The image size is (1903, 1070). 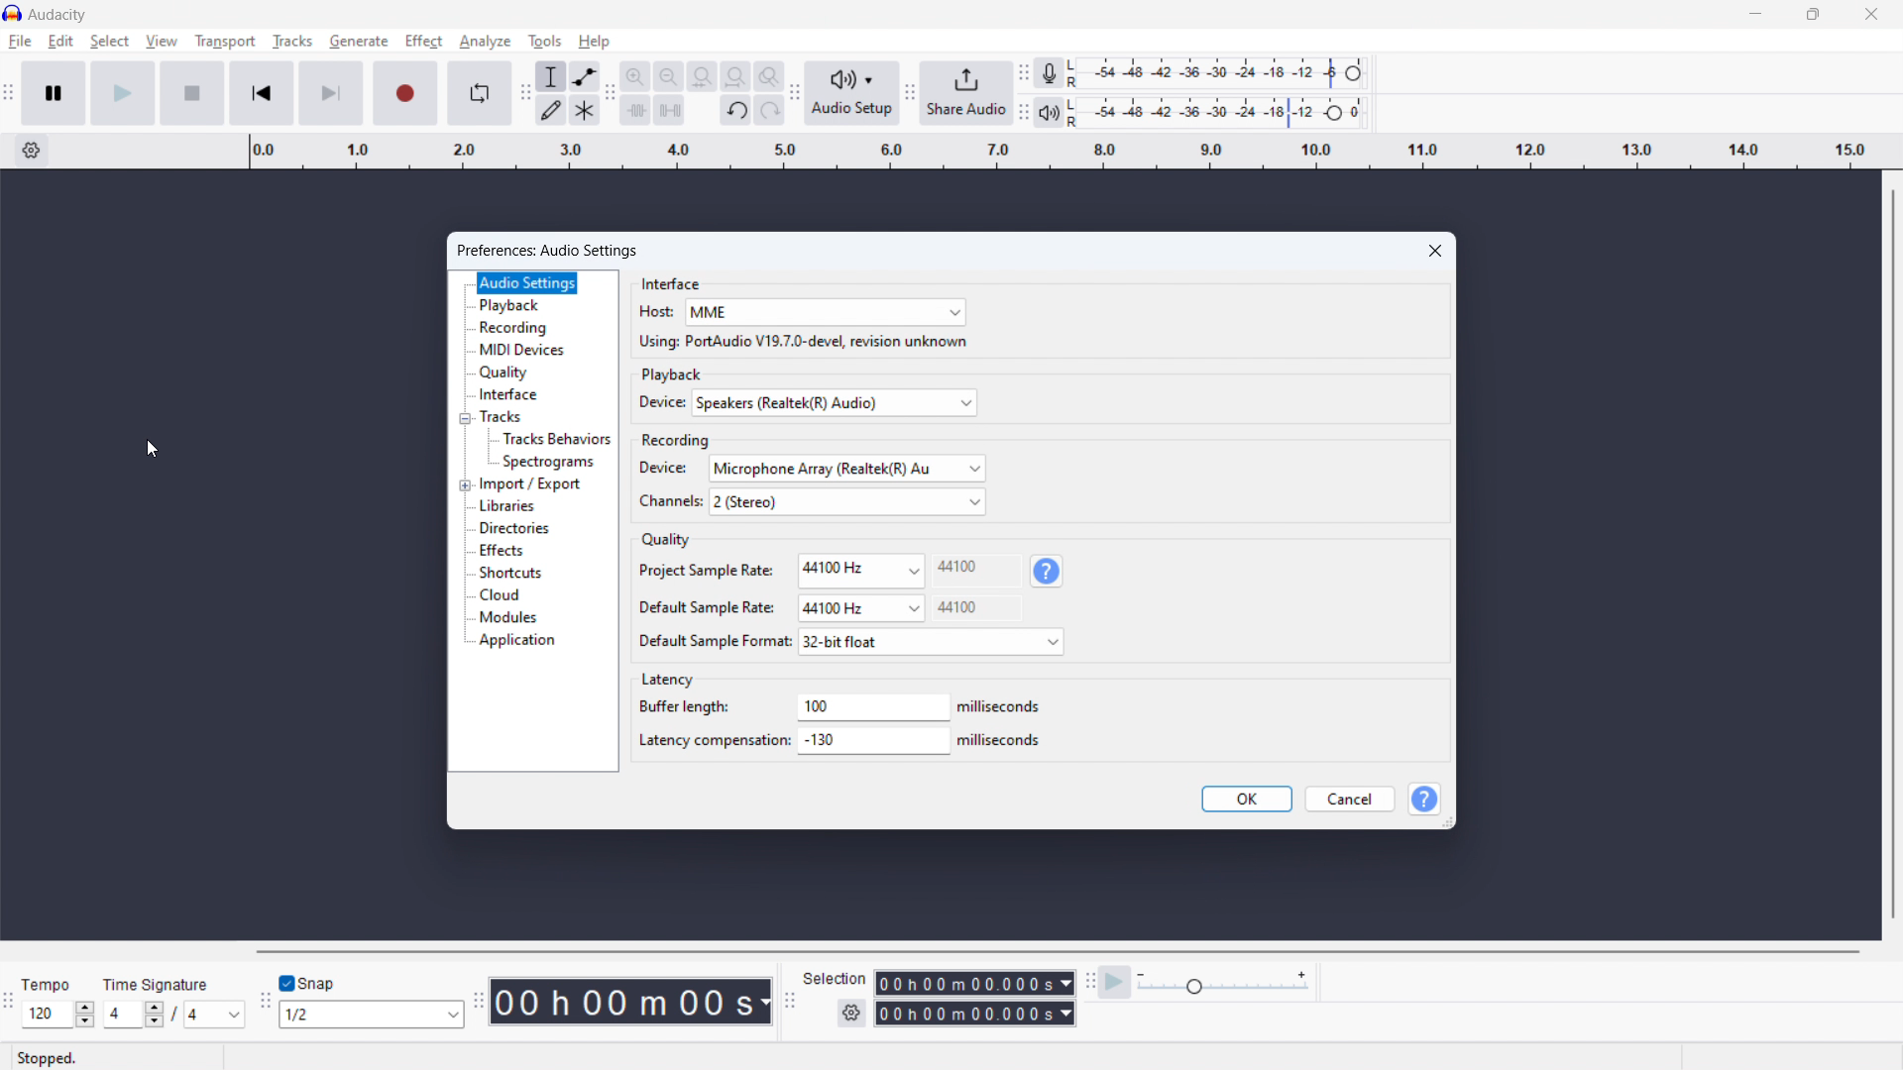 What do you see at coordinates (713, 641) in the screenshot?
I see `Uefault Sample Format:` at bounding box center [713, 641].